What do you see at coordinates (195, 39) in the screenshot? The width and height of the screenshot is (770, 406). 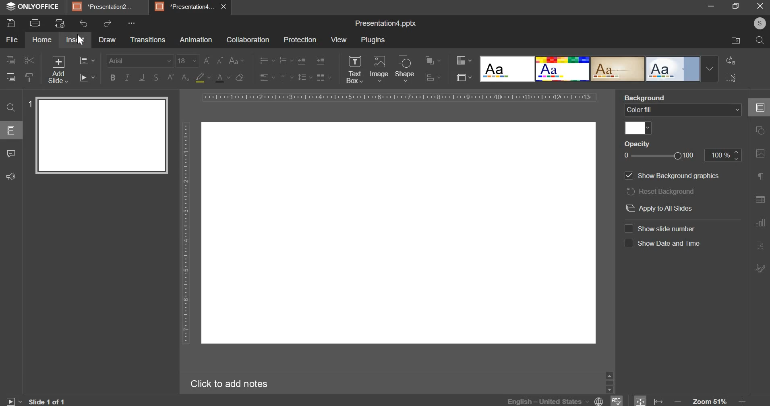 I see `animation` at bounding box center [195, 39].